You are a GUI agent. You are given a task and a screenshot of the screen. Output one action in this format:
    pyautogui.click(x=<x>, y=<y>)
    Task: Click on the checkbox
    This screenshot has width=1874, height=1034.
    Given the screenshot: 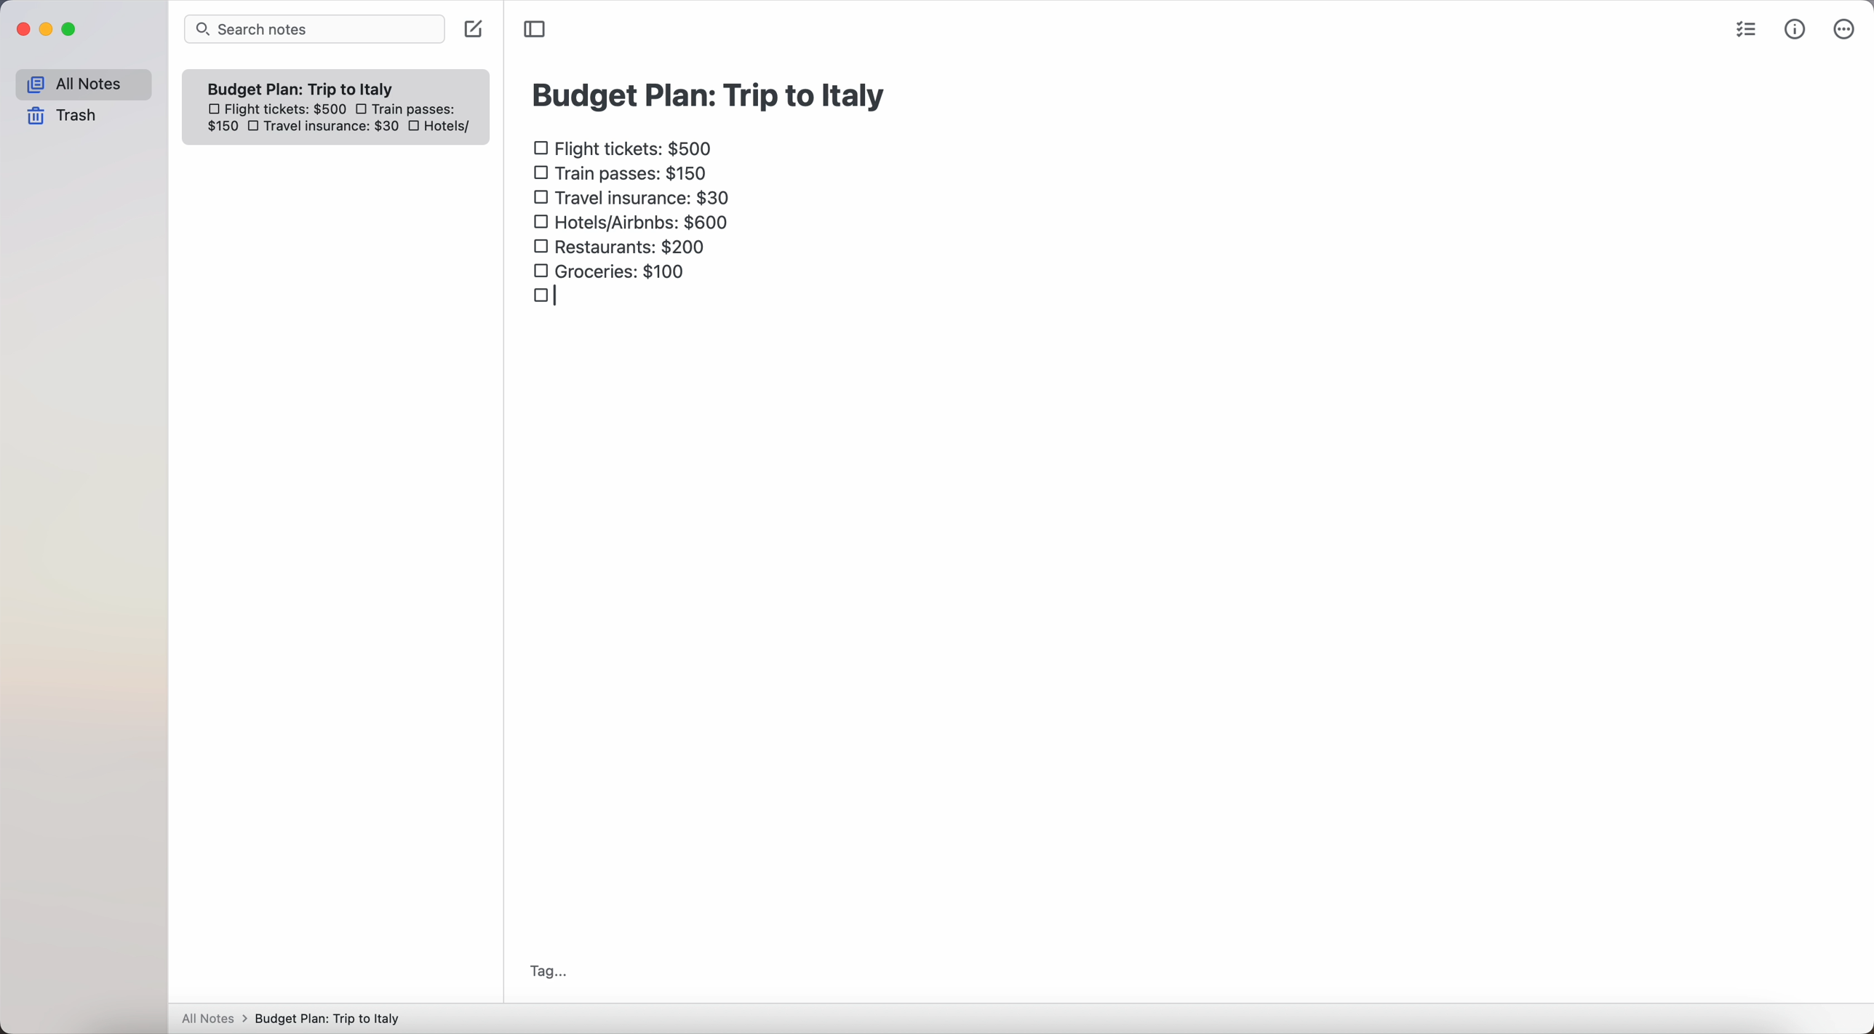 What is the action you would take?
    pyautogui.click(x=419, y=127)
    